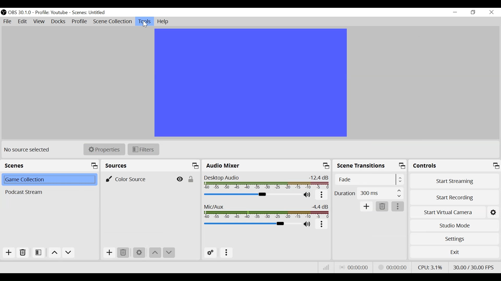  I want to click on (un)lock, so click(191, 178).